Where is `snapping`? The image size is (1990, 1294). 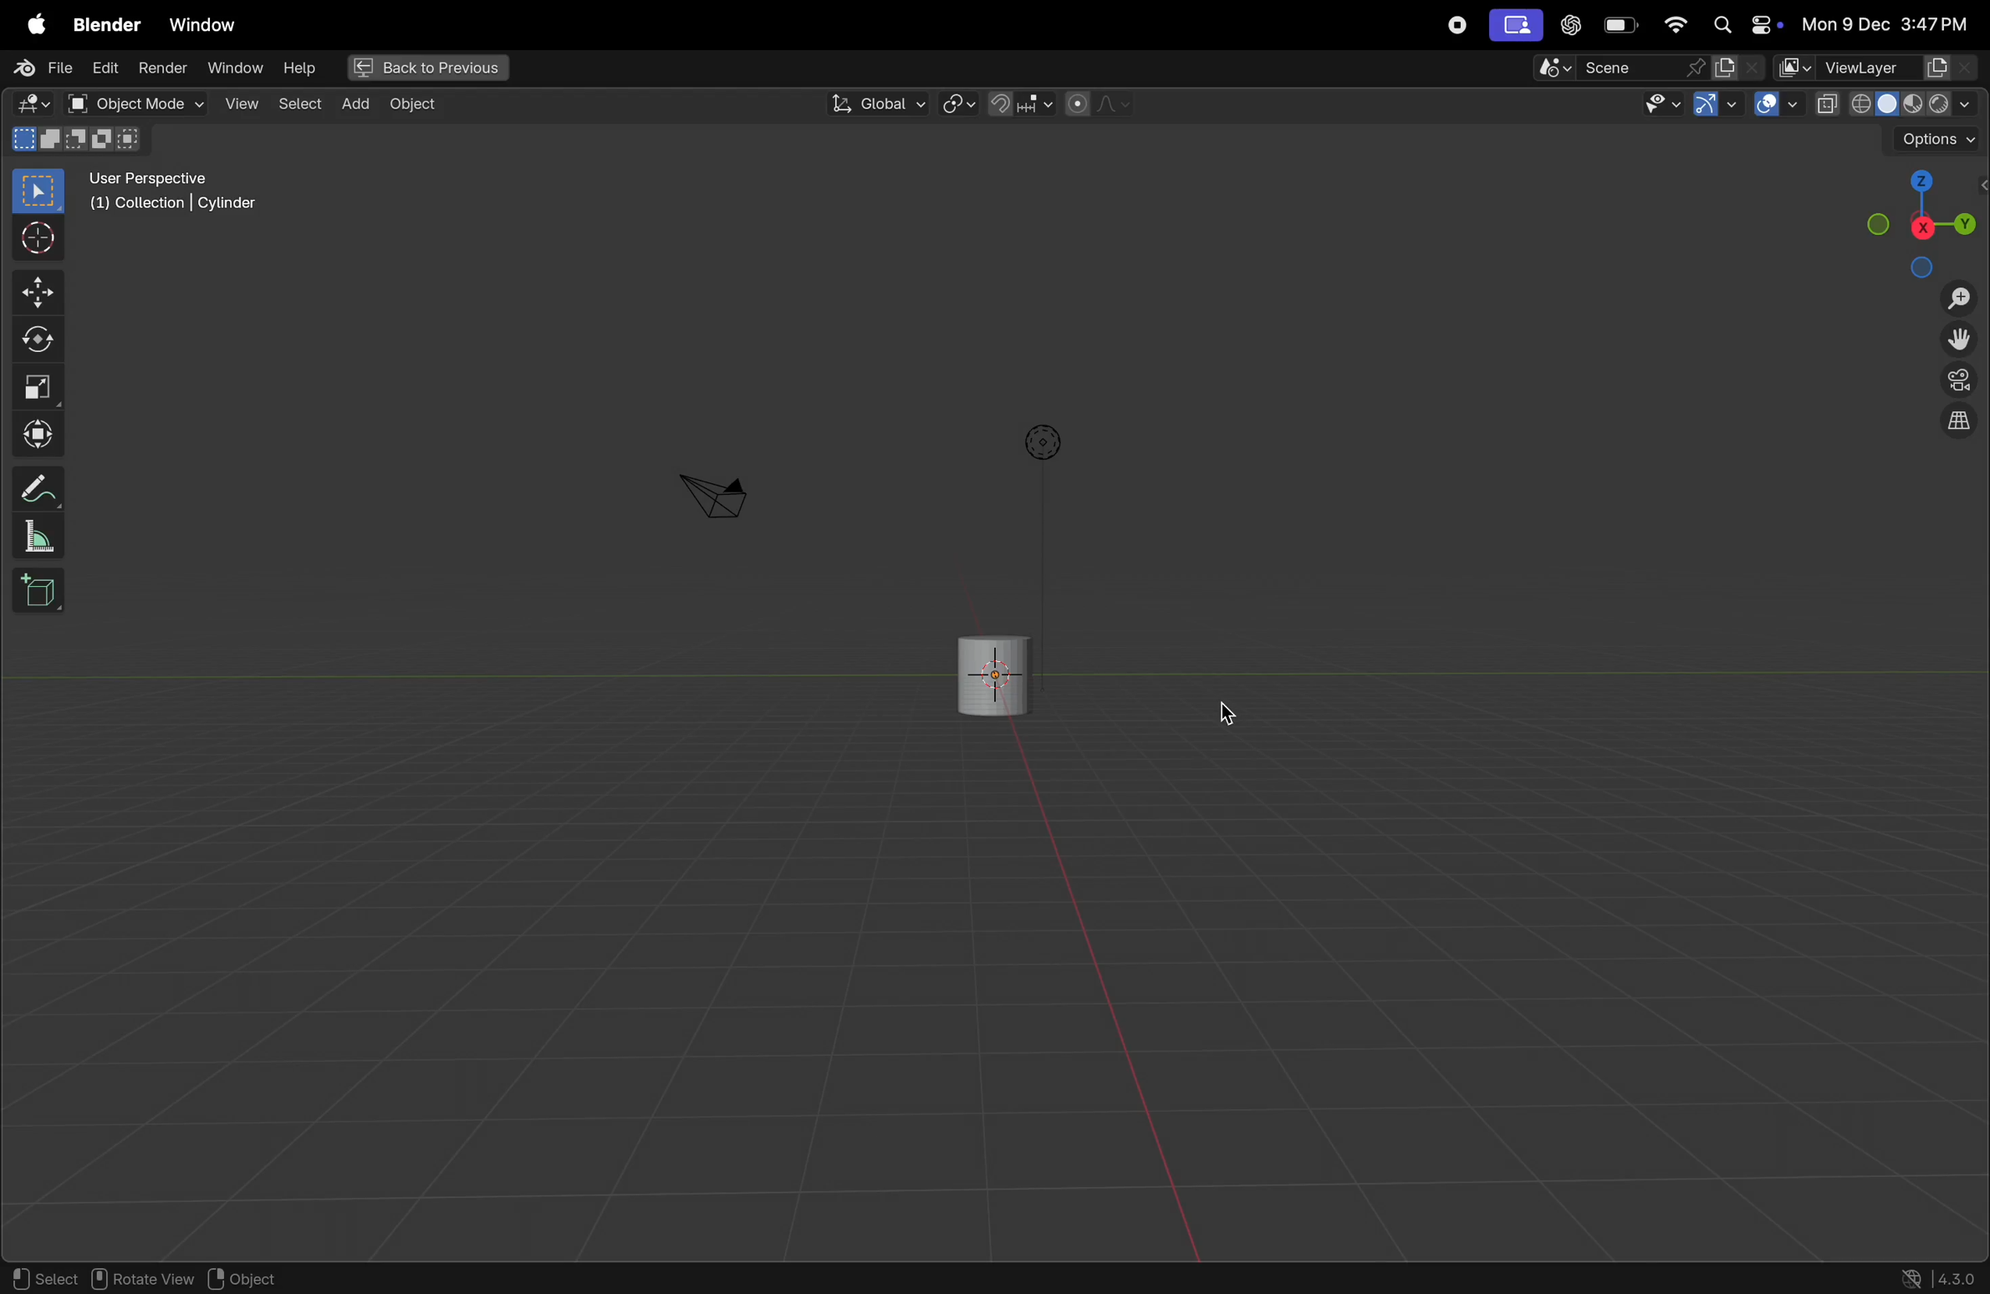
snapping is located at coordinates (1019, 104).